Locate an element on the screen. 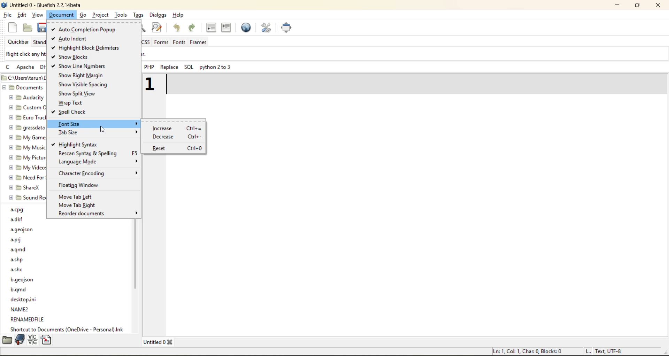 This screenshot has height=356, width=669. desktop.ini is located at coordinates (25, 299).